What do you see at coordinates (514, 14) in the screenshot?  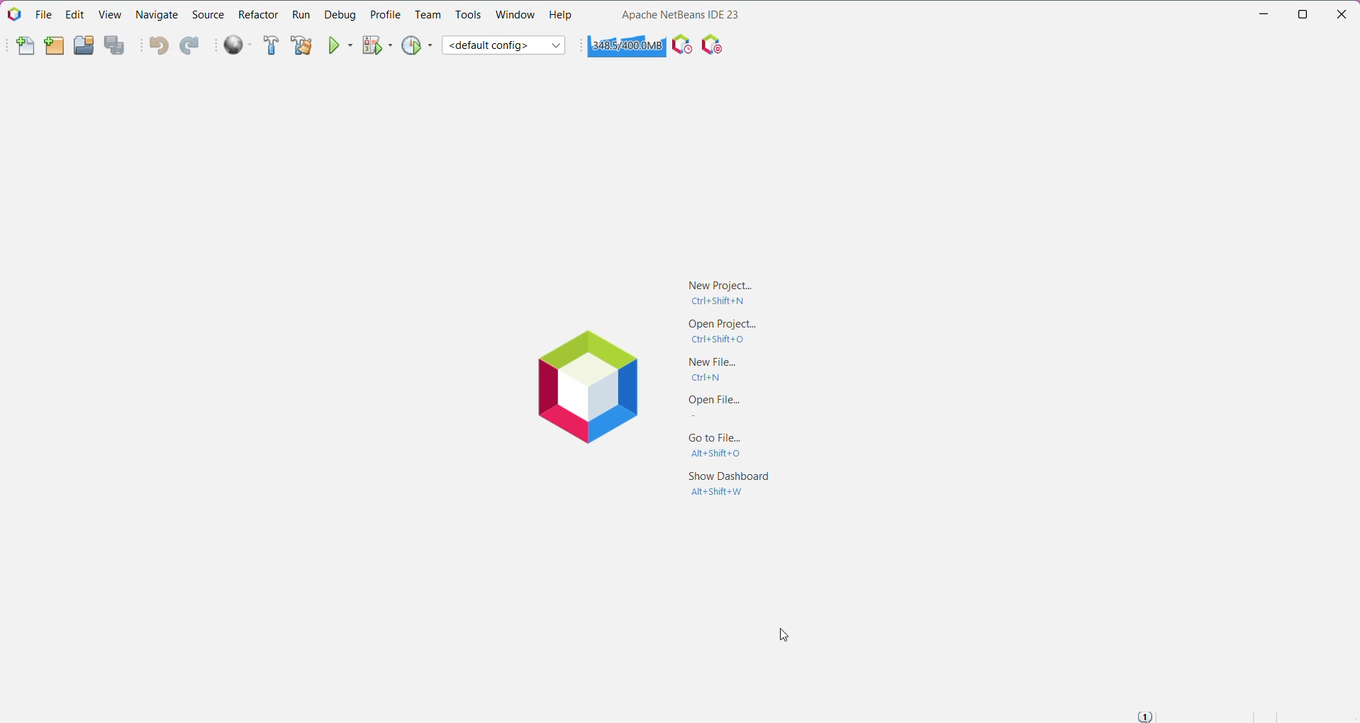 I see `Window` at bounding box center [514, 14].